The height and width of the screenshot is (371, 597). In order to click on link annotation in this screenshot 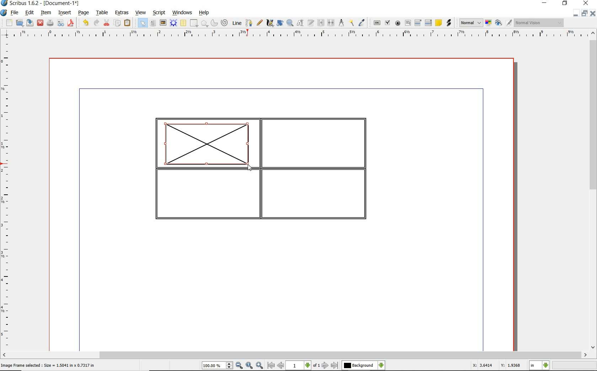, I will do `click(448, 23)`.